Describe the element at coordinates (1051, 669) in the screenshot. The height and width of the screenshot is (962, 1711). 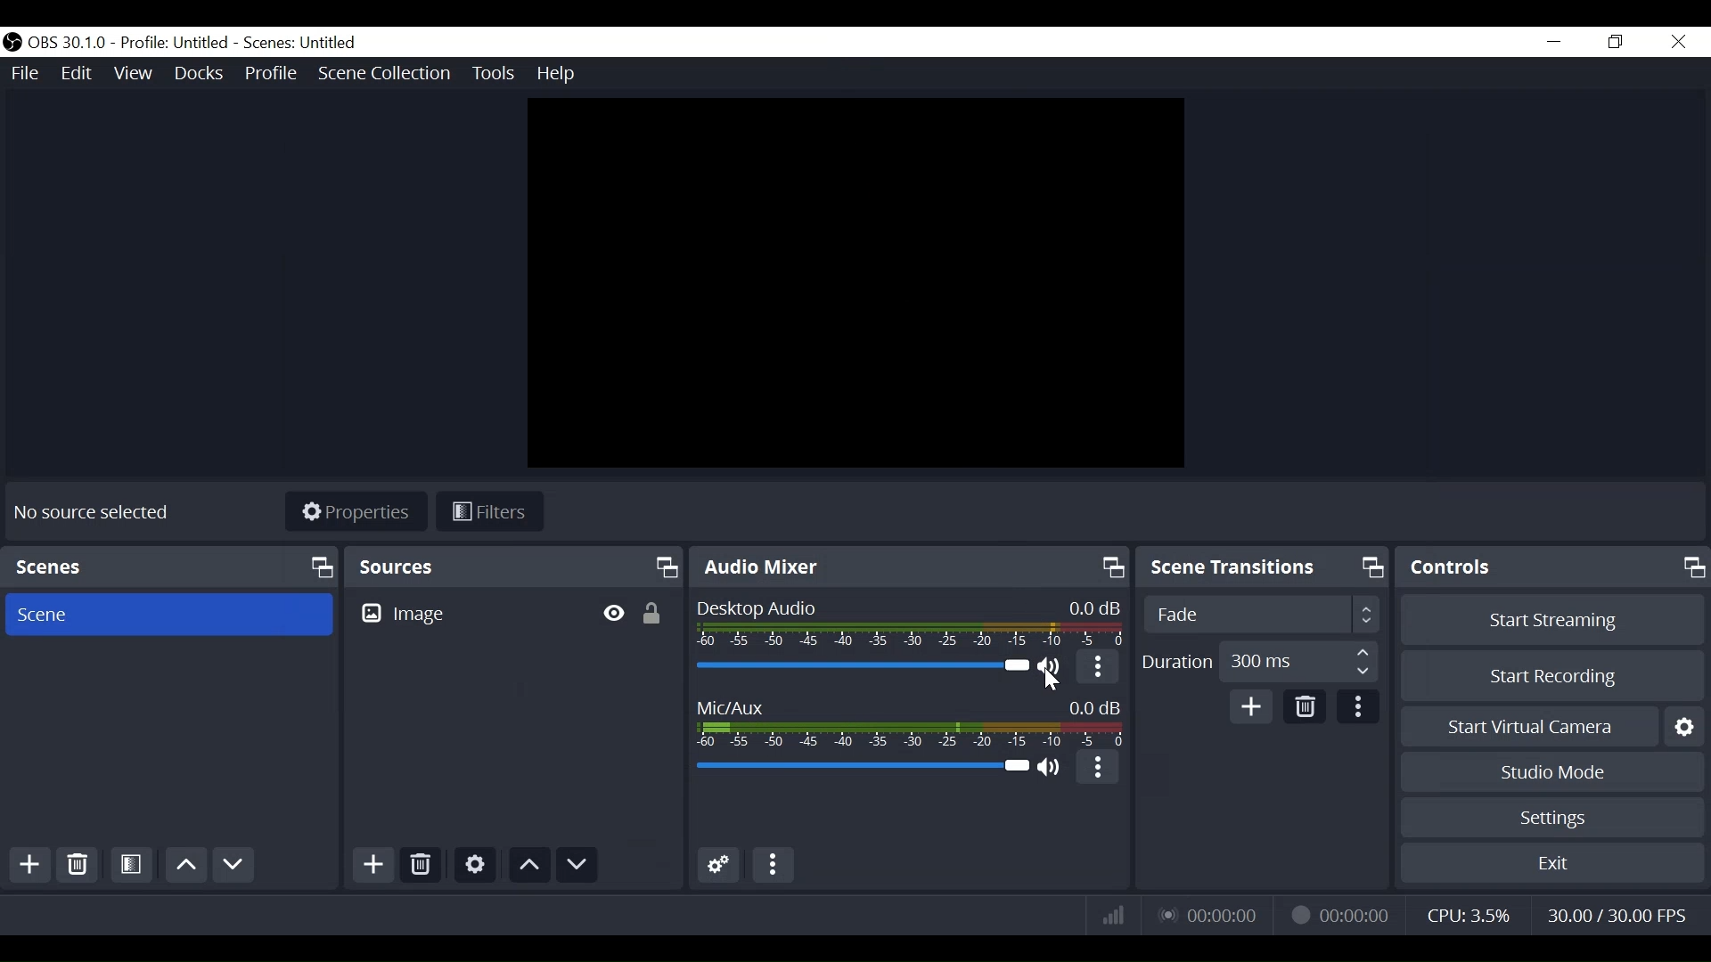
I see `(un)mute` at that location.